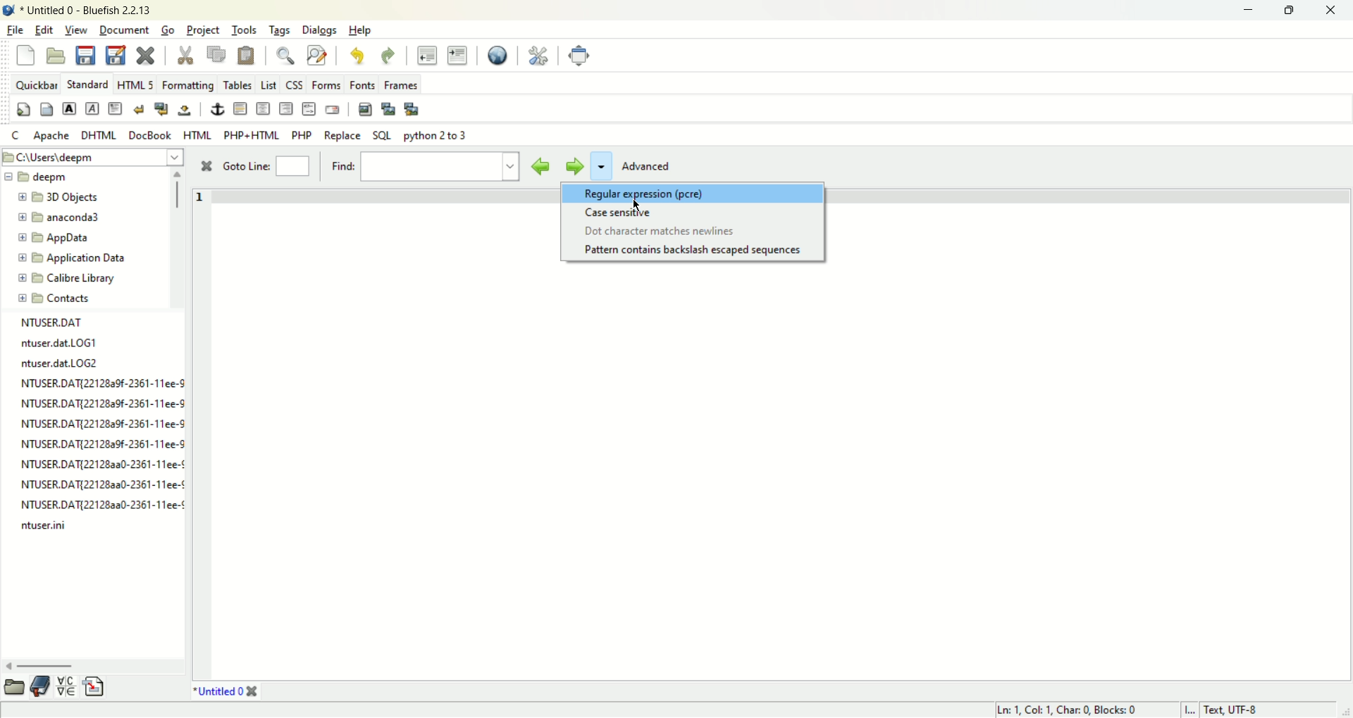 Image resolution: width=1353 pixels, height=718 pixels. Describe the element at coordinates (102, 467) in the screenshot. I see `NTUSER.DAT{221282a0-2361-11ee-¢` at that location.